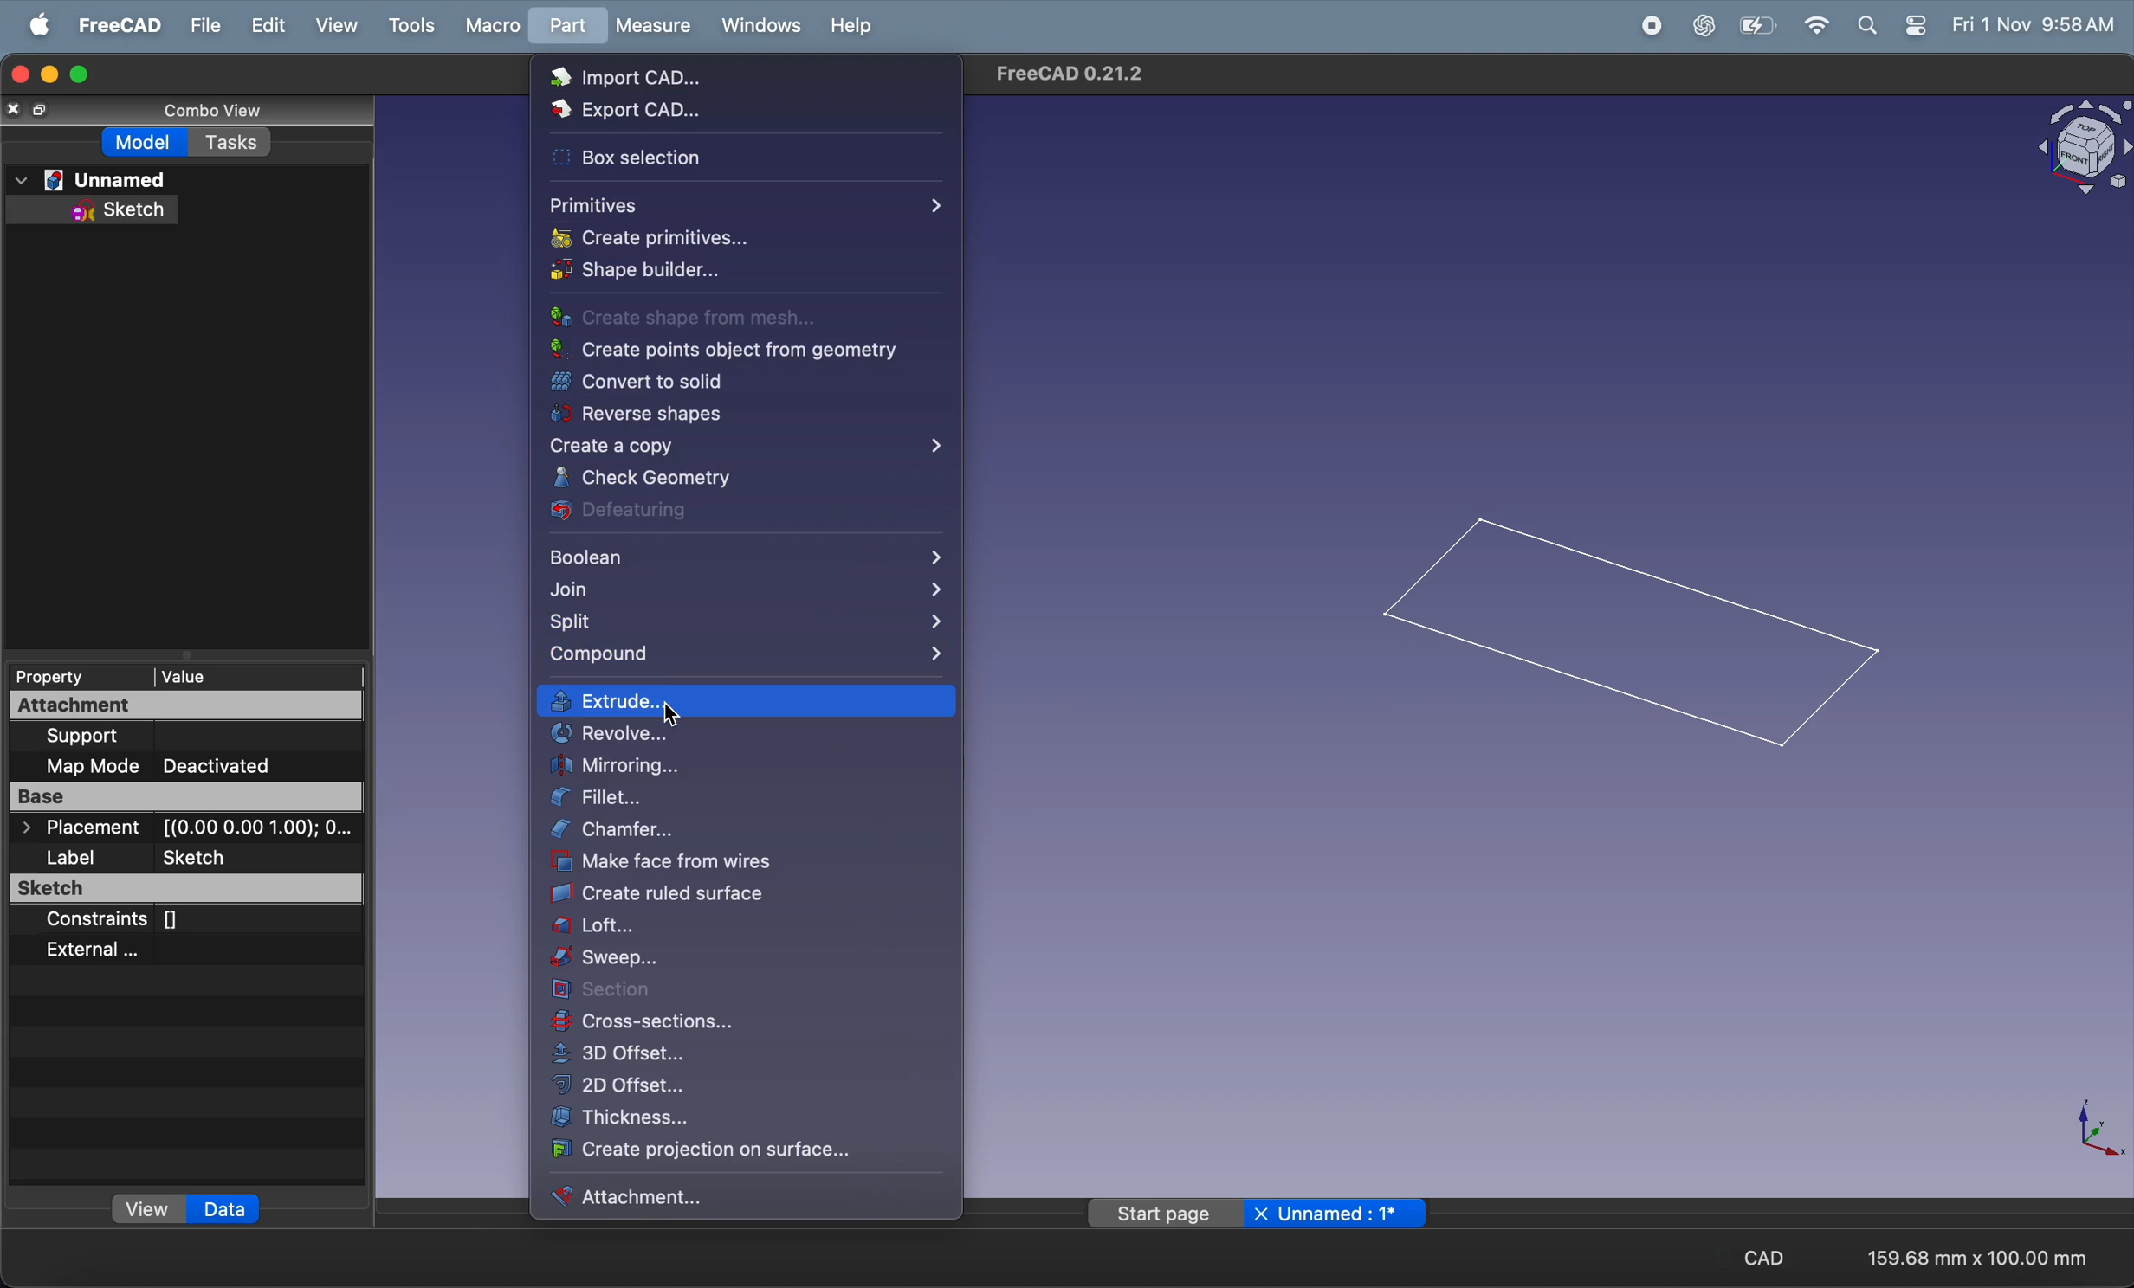  What do you see at coordinates (562, 29) in the screenshot?
I see `part` at bounding box center [562, 29].